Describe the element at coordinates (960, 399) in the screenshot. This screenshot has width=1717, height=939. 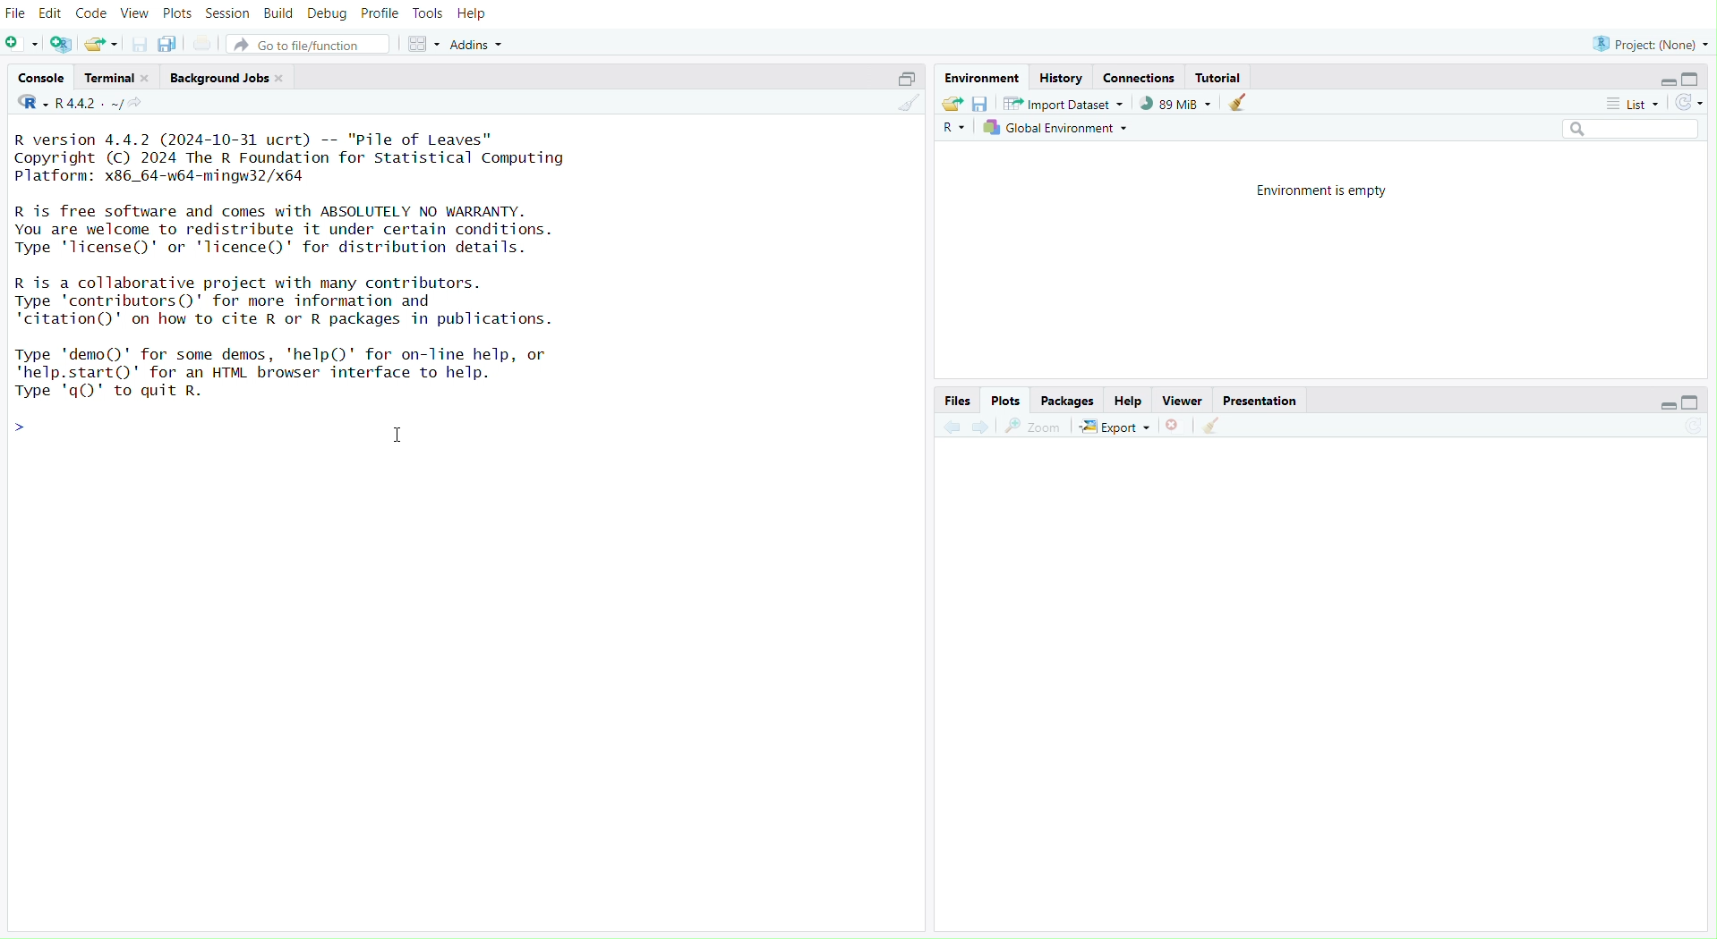
I see `Files` at that location.